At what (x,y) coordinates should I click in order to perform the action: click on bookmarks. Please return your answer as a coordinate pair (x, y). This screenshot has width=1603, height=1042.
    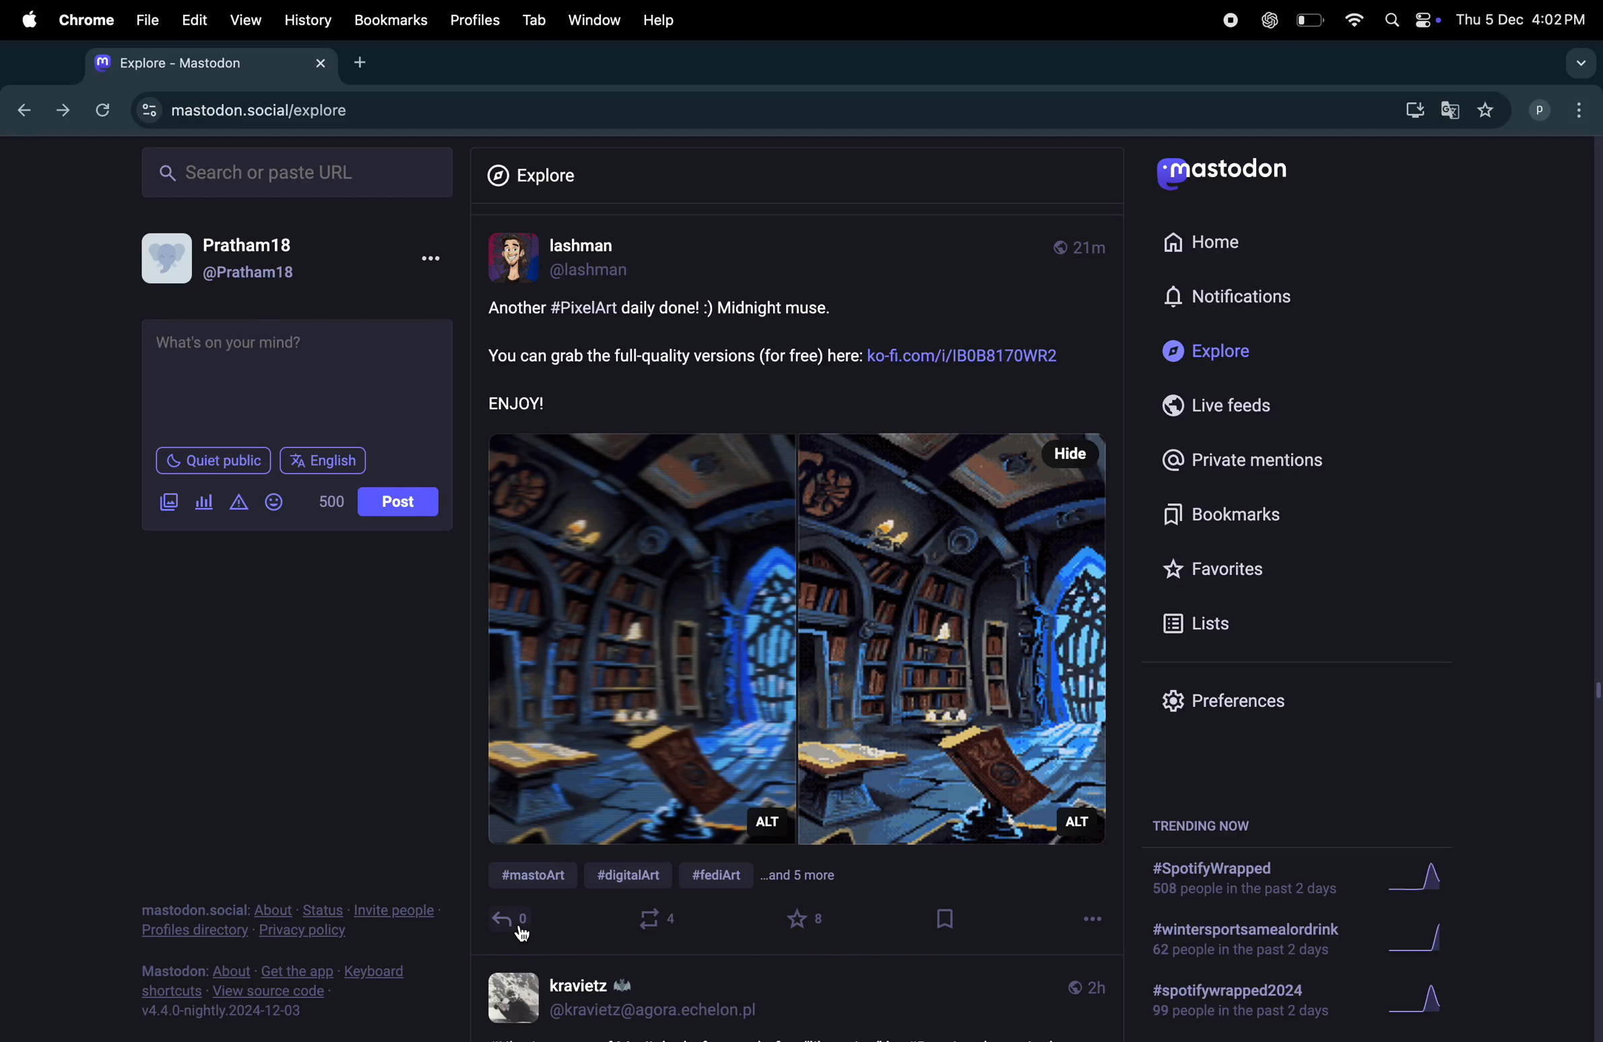
    Looking at the image, I should click on (390, 21).